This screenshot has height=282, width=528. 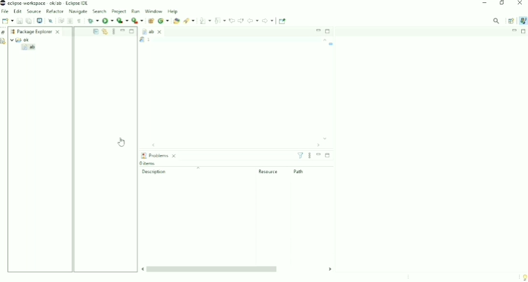 What do you see at coordinates (176, 21) in the screenshot?
I see `Open Type` at bounding box center [176, 21].